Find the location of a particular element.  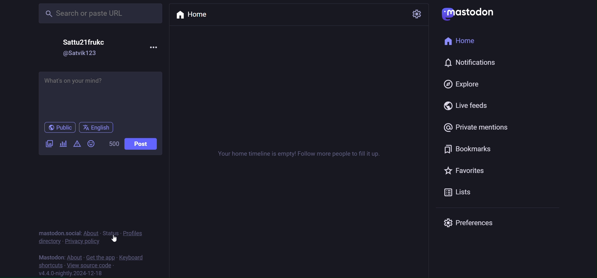

view source code is located at coordinates (94, 265).